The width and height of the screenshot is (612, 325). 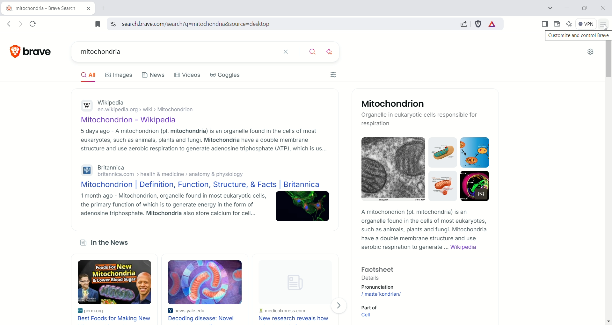 I want to click on best foods for making new, so click(x=113, y=291).